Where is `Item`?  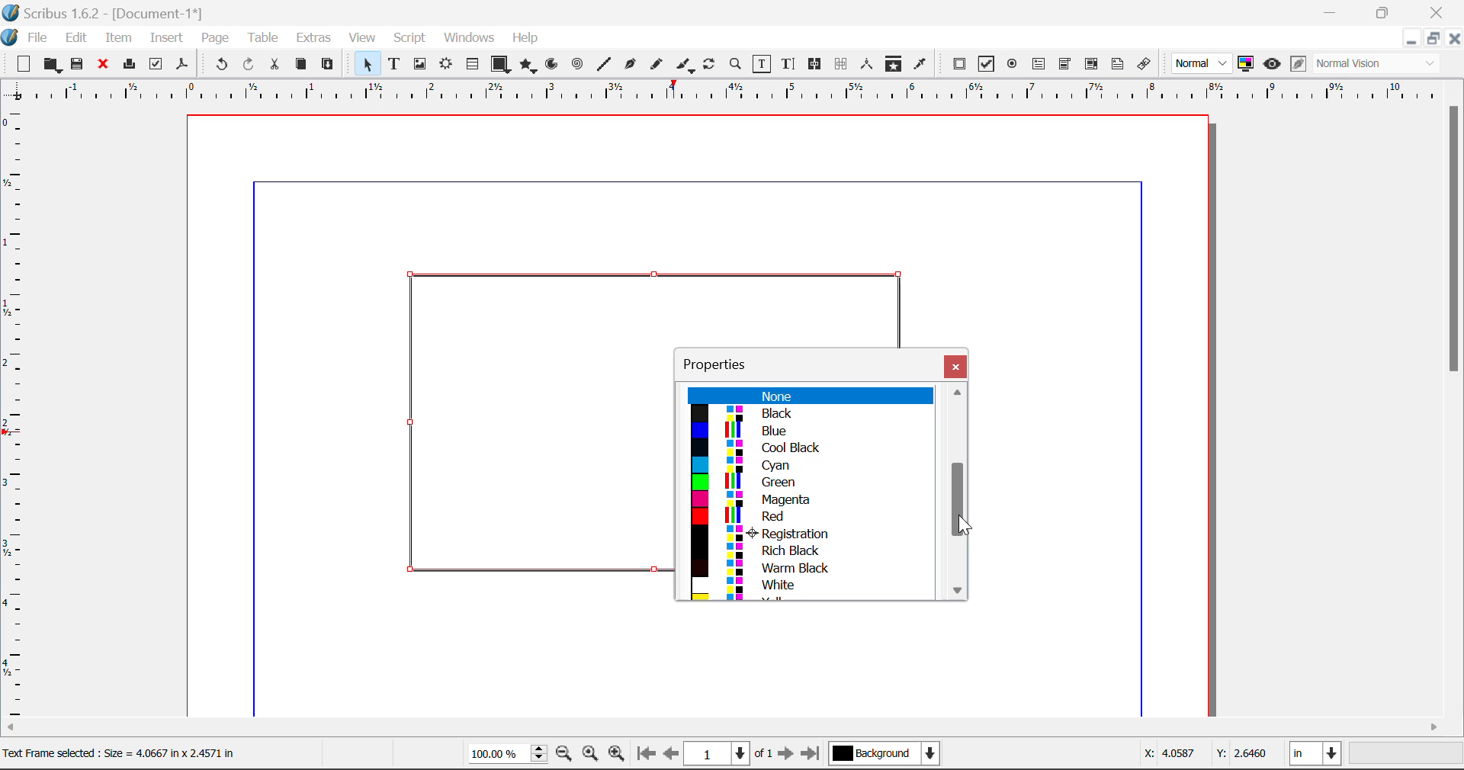
Item is located at coordinates (116, 36).